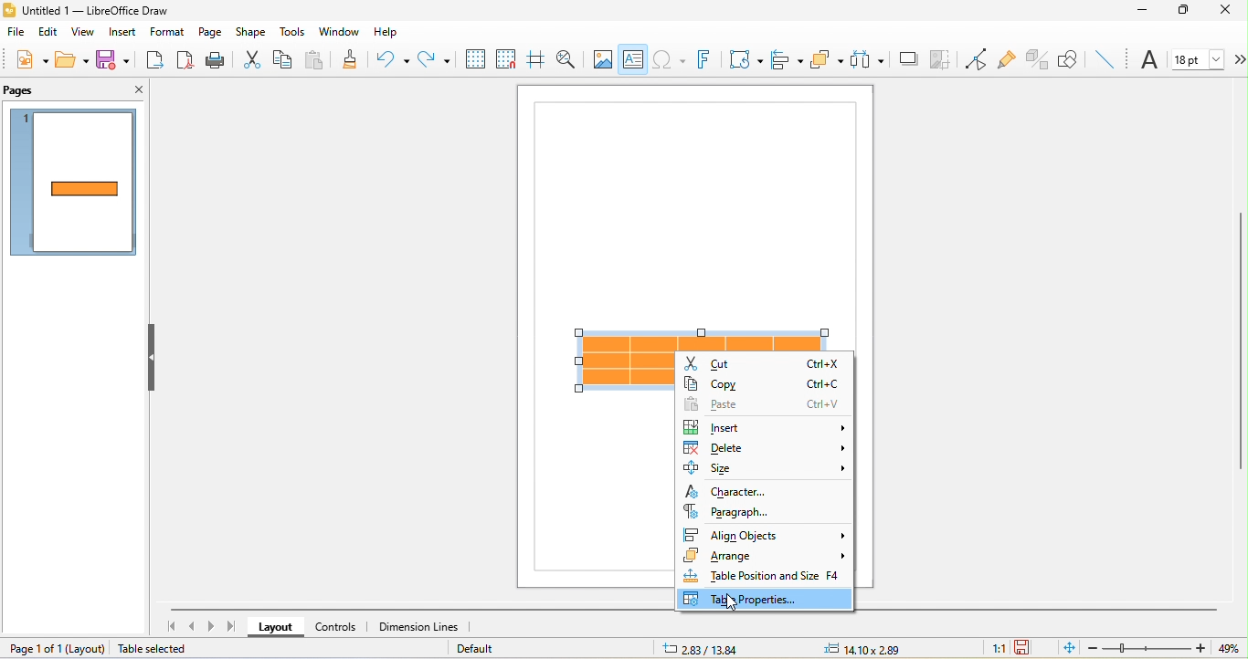 This screenshot has height=659, width=1248. What do you see at coordinates (763, 424) in the screenshot?
I see `insert` at bounding box center [763, 424].